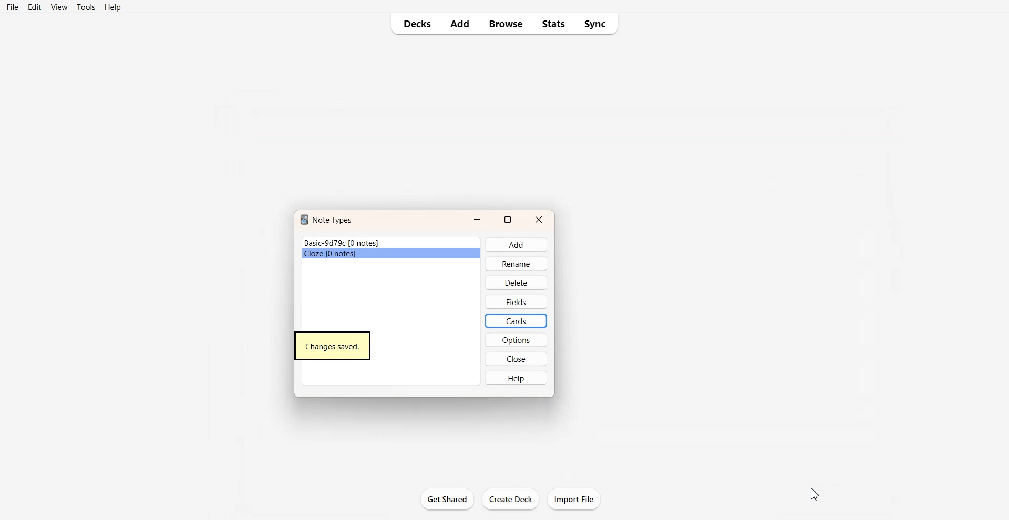  I want to click on get shared, so click(448, 500).